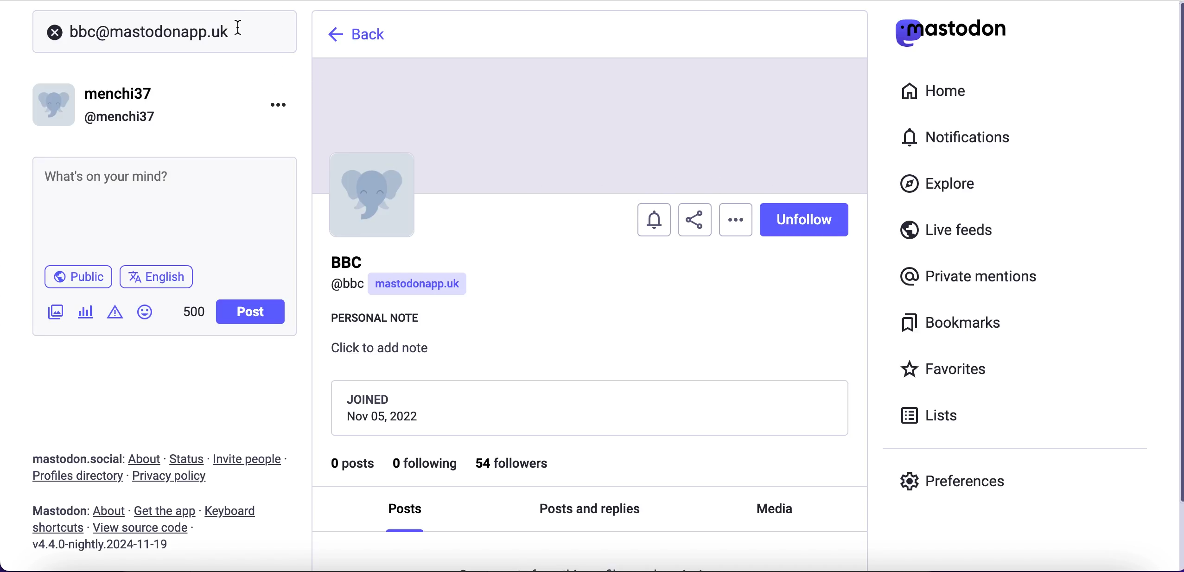 This screenshot has width=1184, height=572. I want to click on private mentions, so click(972, 274).